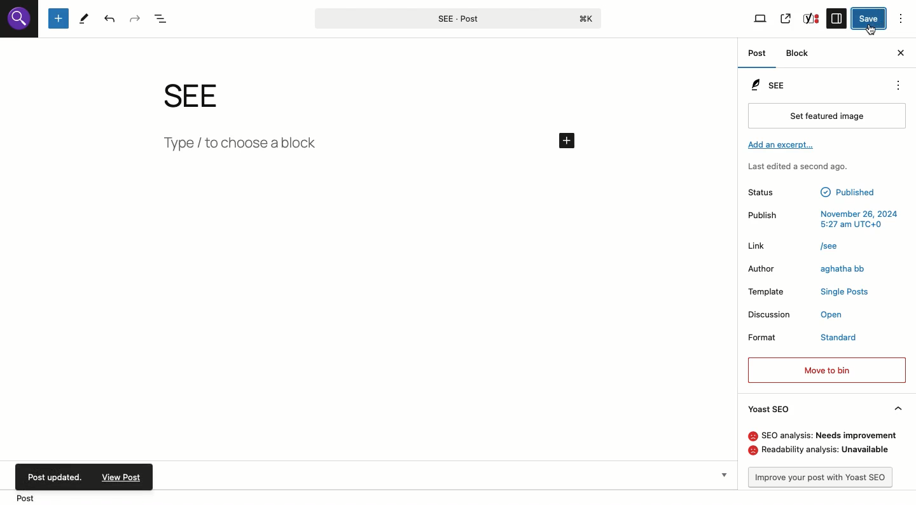  I want to click on Location , so click(27, 497).